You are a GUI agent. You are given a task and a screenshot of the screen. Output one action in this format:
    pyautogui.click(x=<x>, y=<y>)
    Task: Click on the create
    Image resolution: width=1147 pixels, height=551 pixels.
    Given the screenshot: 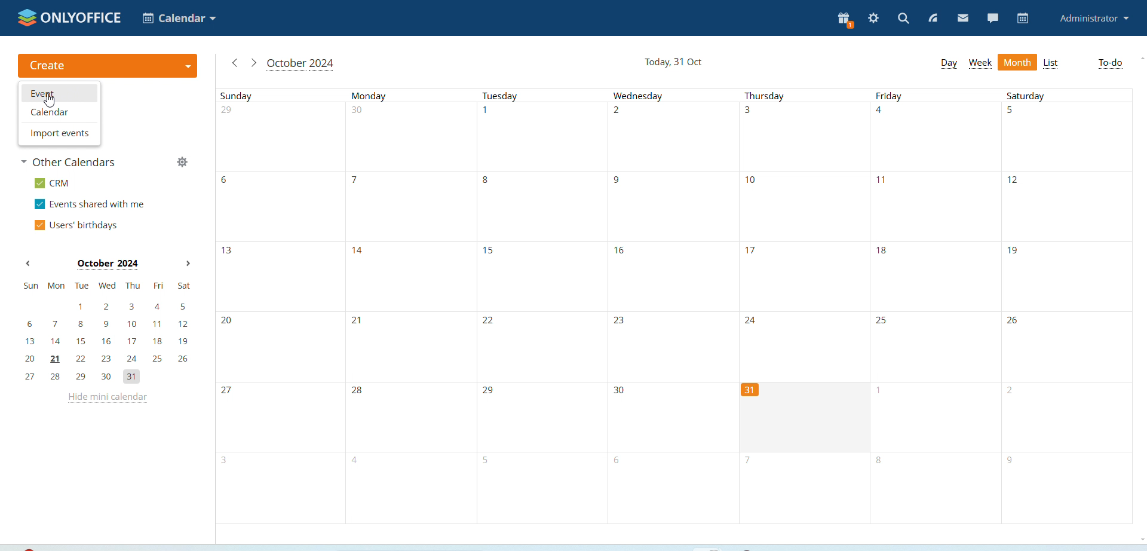 What is the action you would take?
    pyautogui.click(x=108, y=66)
    